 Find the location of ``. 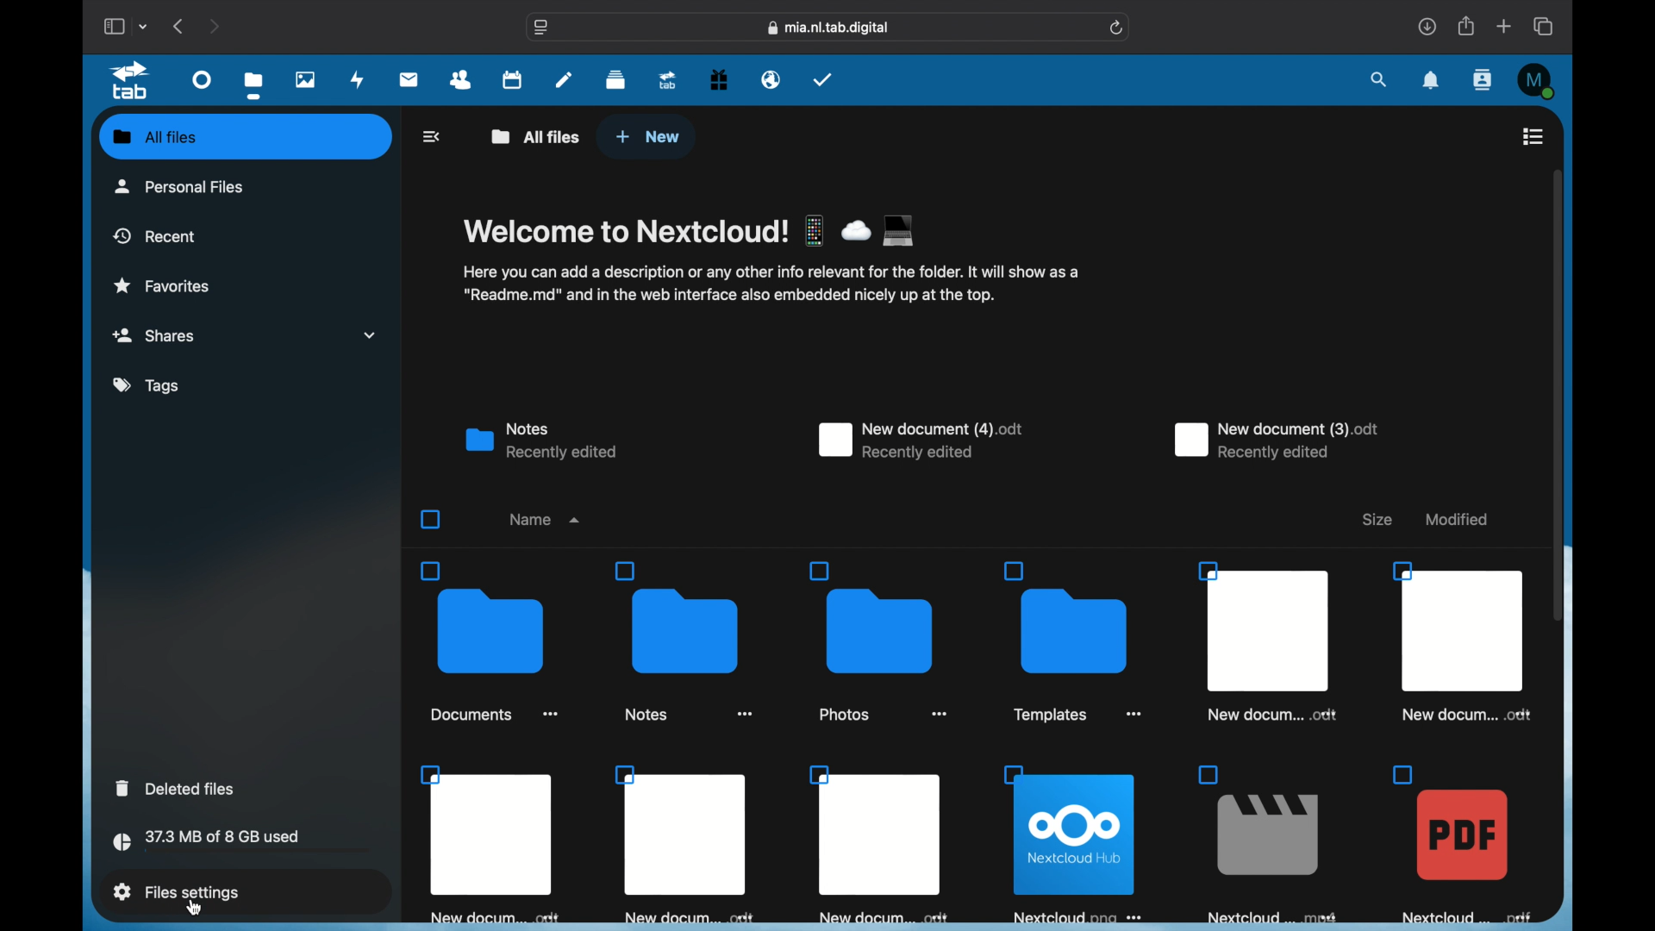

 is located at coordinates (1558, 395).